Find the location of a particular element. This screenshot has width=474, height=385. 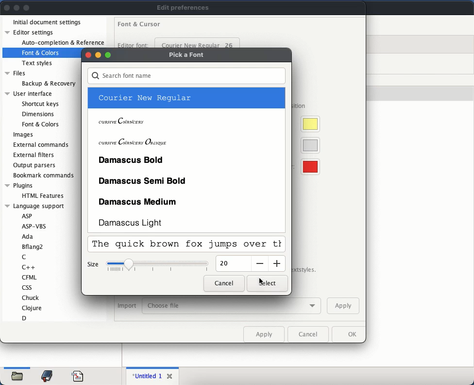

ASP-VBS is located at coordinates (34, 225).